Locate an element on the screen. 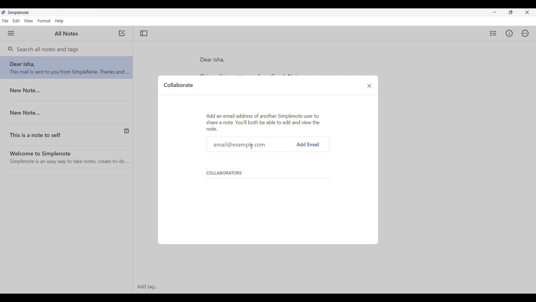 The image size is (536, 302). Edit is located at coordinates (16, 21).